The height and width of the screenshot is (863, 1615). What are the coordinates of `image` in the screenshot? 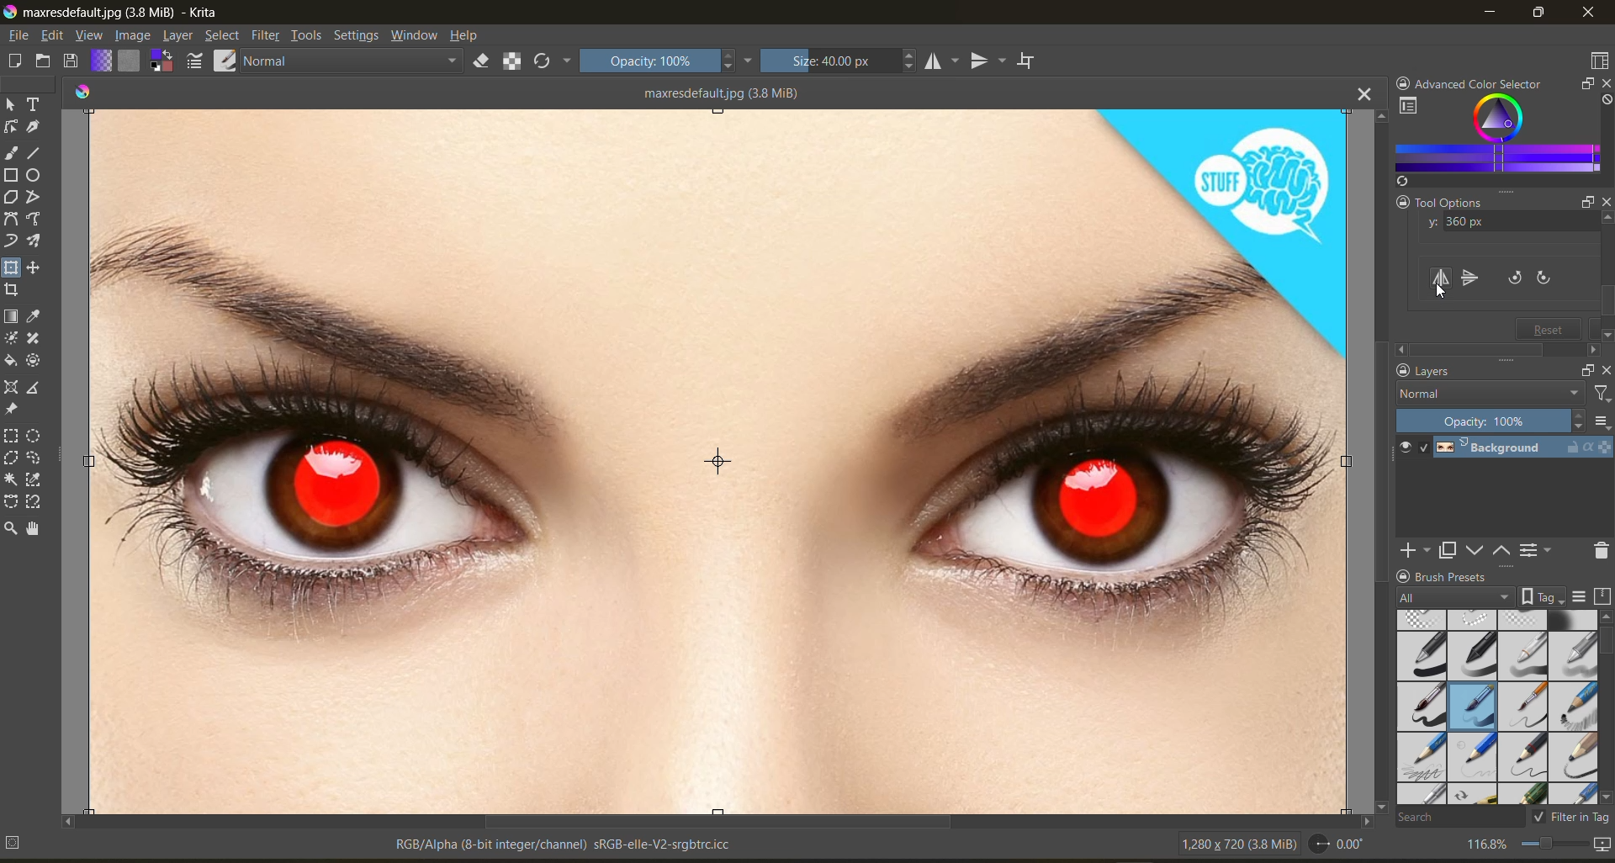 It's located at (135, 35).